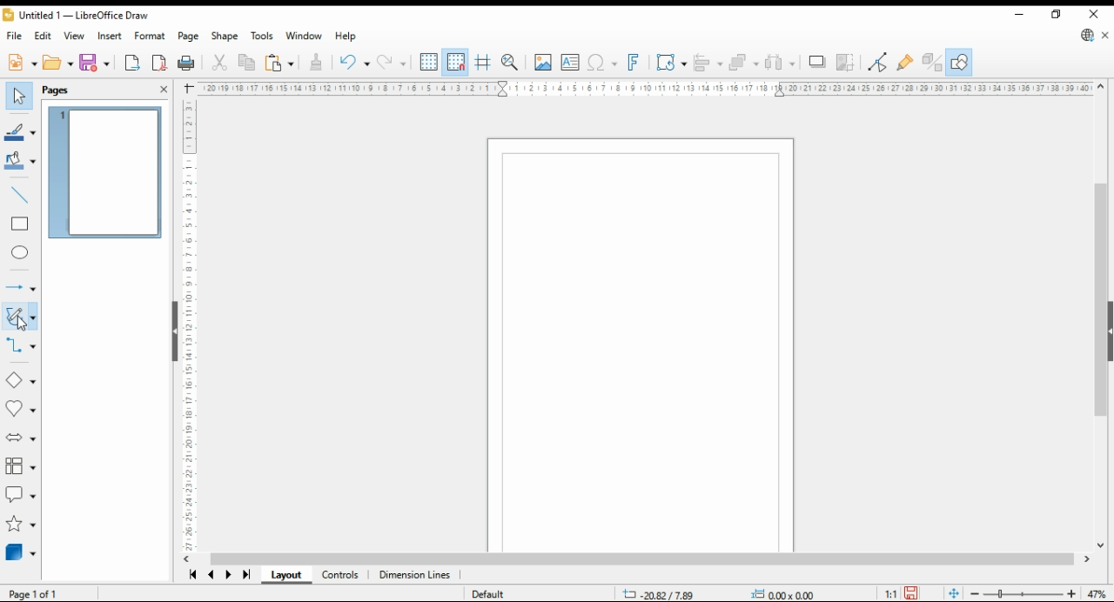  Describe the element at coordinates (59, 90) in the screenshot. I see `pages` at that location.